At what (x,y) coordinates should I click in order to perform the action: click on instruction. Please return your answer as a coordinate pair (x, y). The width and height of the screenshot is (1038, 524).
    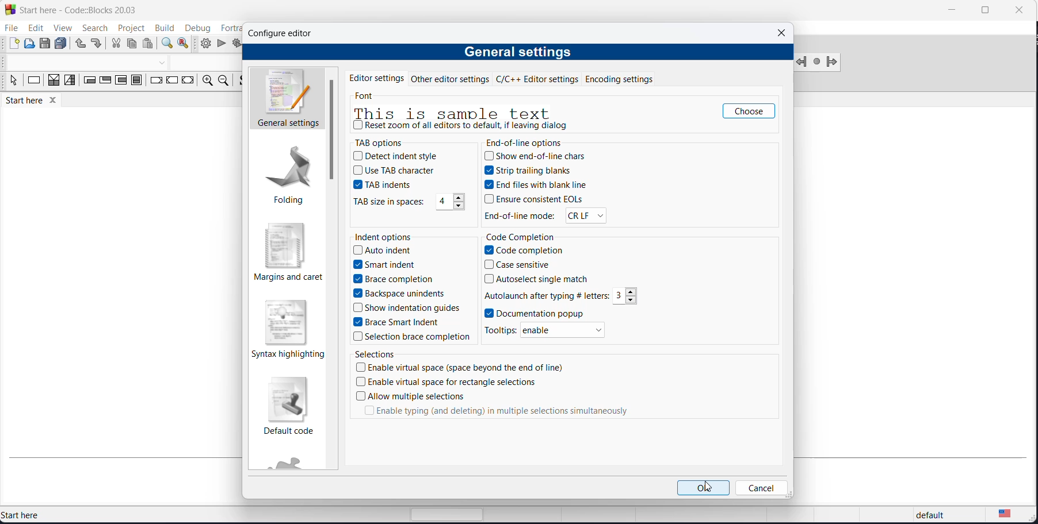
    Looking at the image, I should click on (34, 82).